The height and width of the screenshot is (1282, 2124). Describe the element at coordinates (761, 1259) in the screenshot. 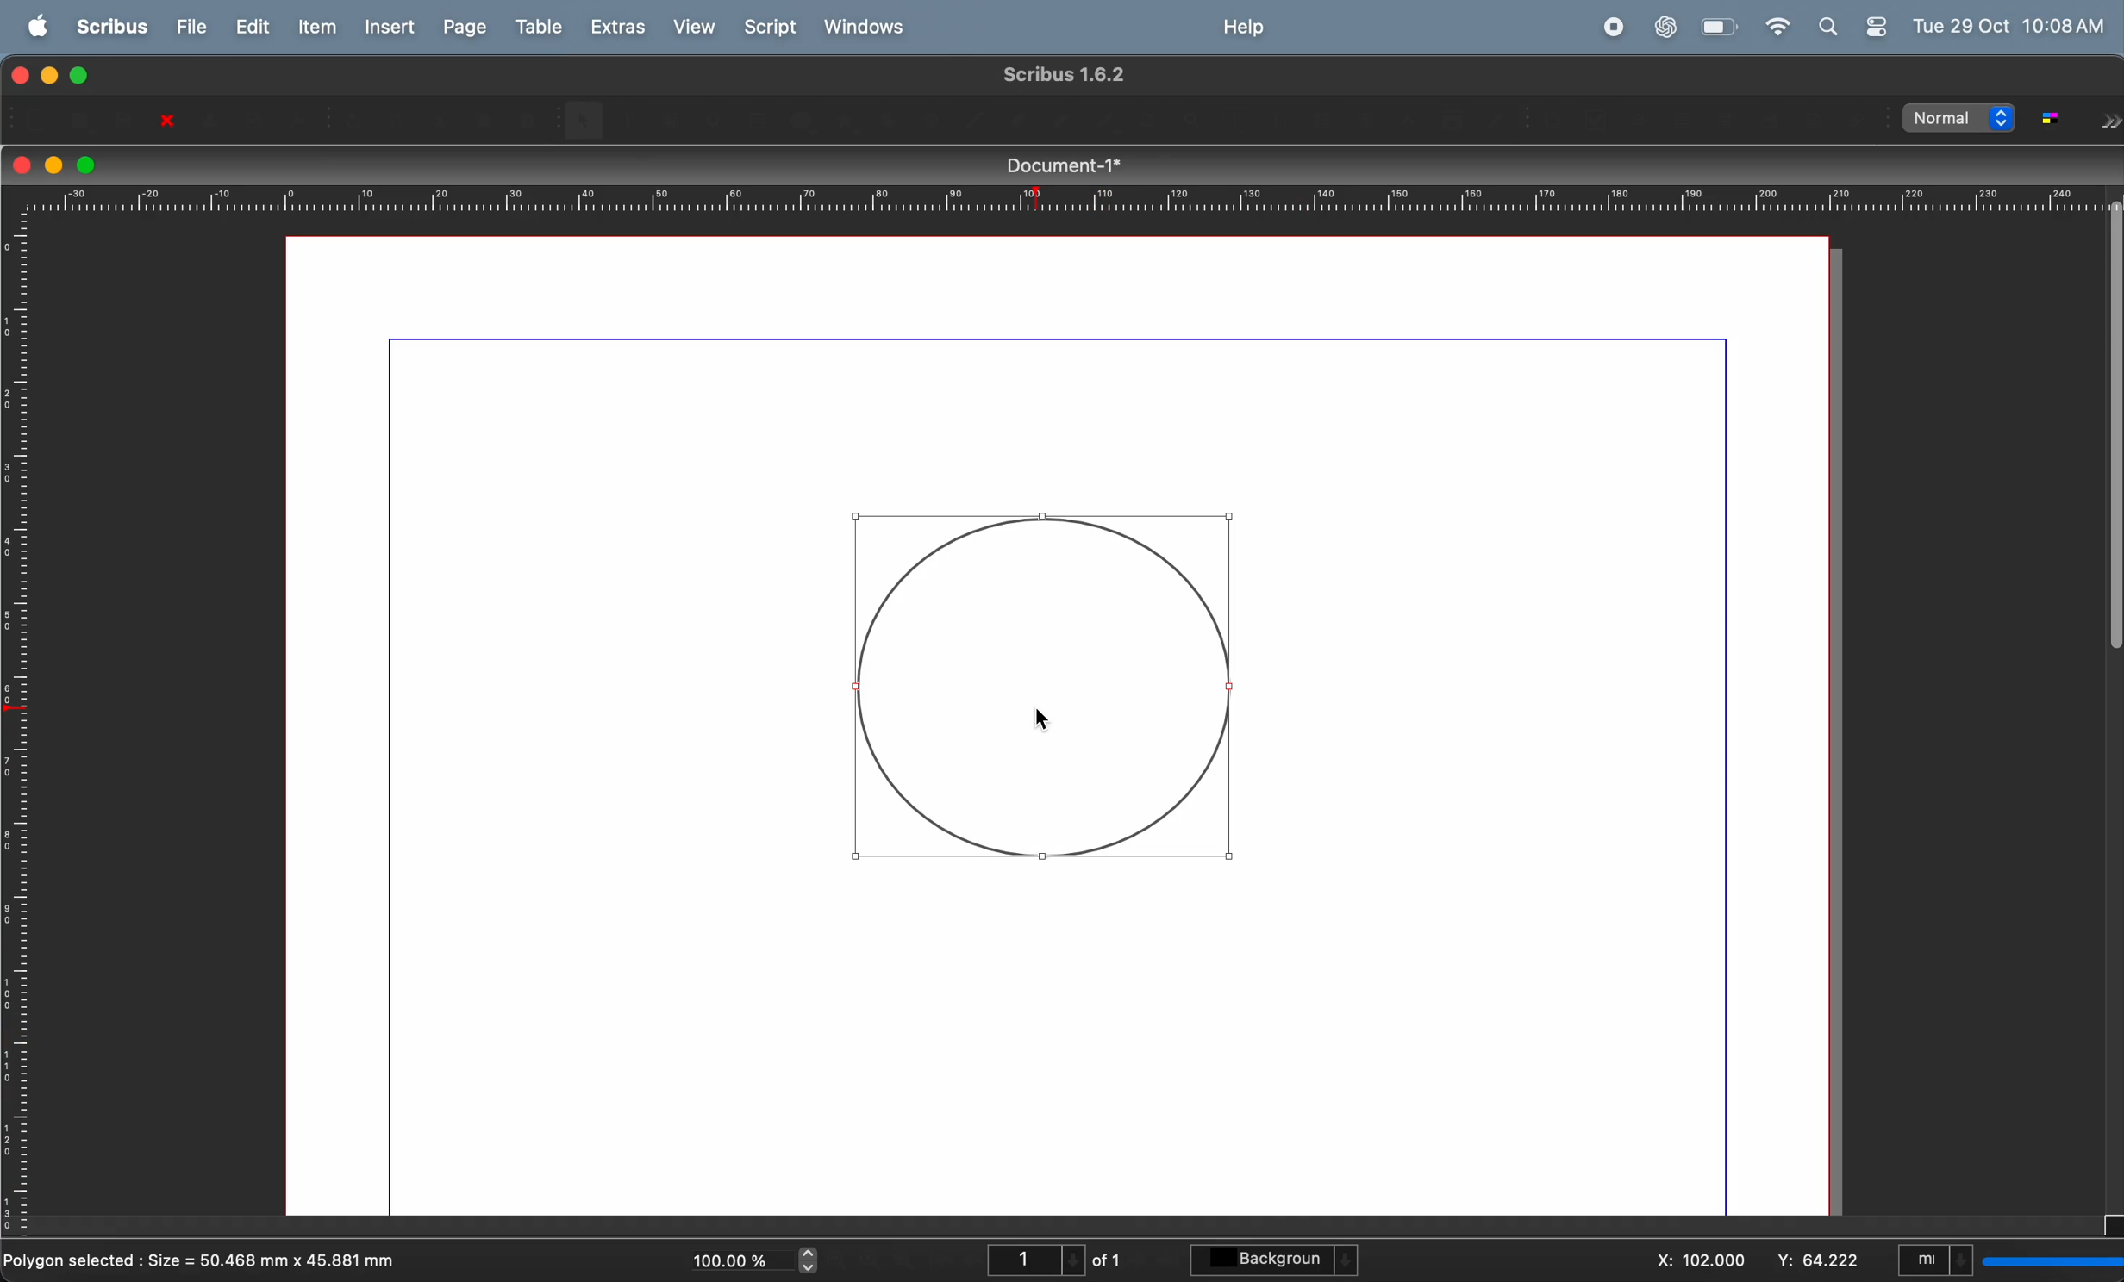

I see `current zoom level` at that location.